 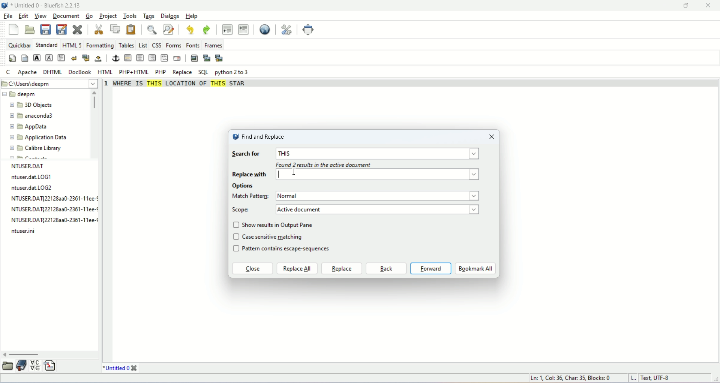 What do you see at coordinates (243, 29) in the screenshot?
I see `indent` at bounding box center [243, 29].